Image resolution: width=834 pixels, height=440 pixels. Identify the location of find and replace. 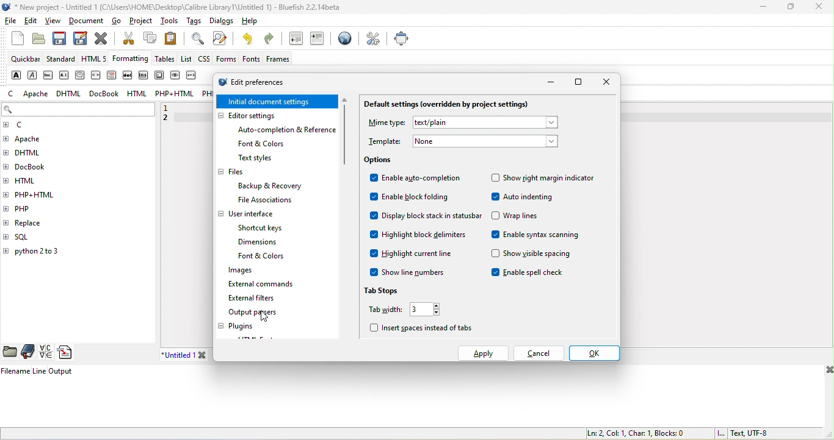
(223, 39).